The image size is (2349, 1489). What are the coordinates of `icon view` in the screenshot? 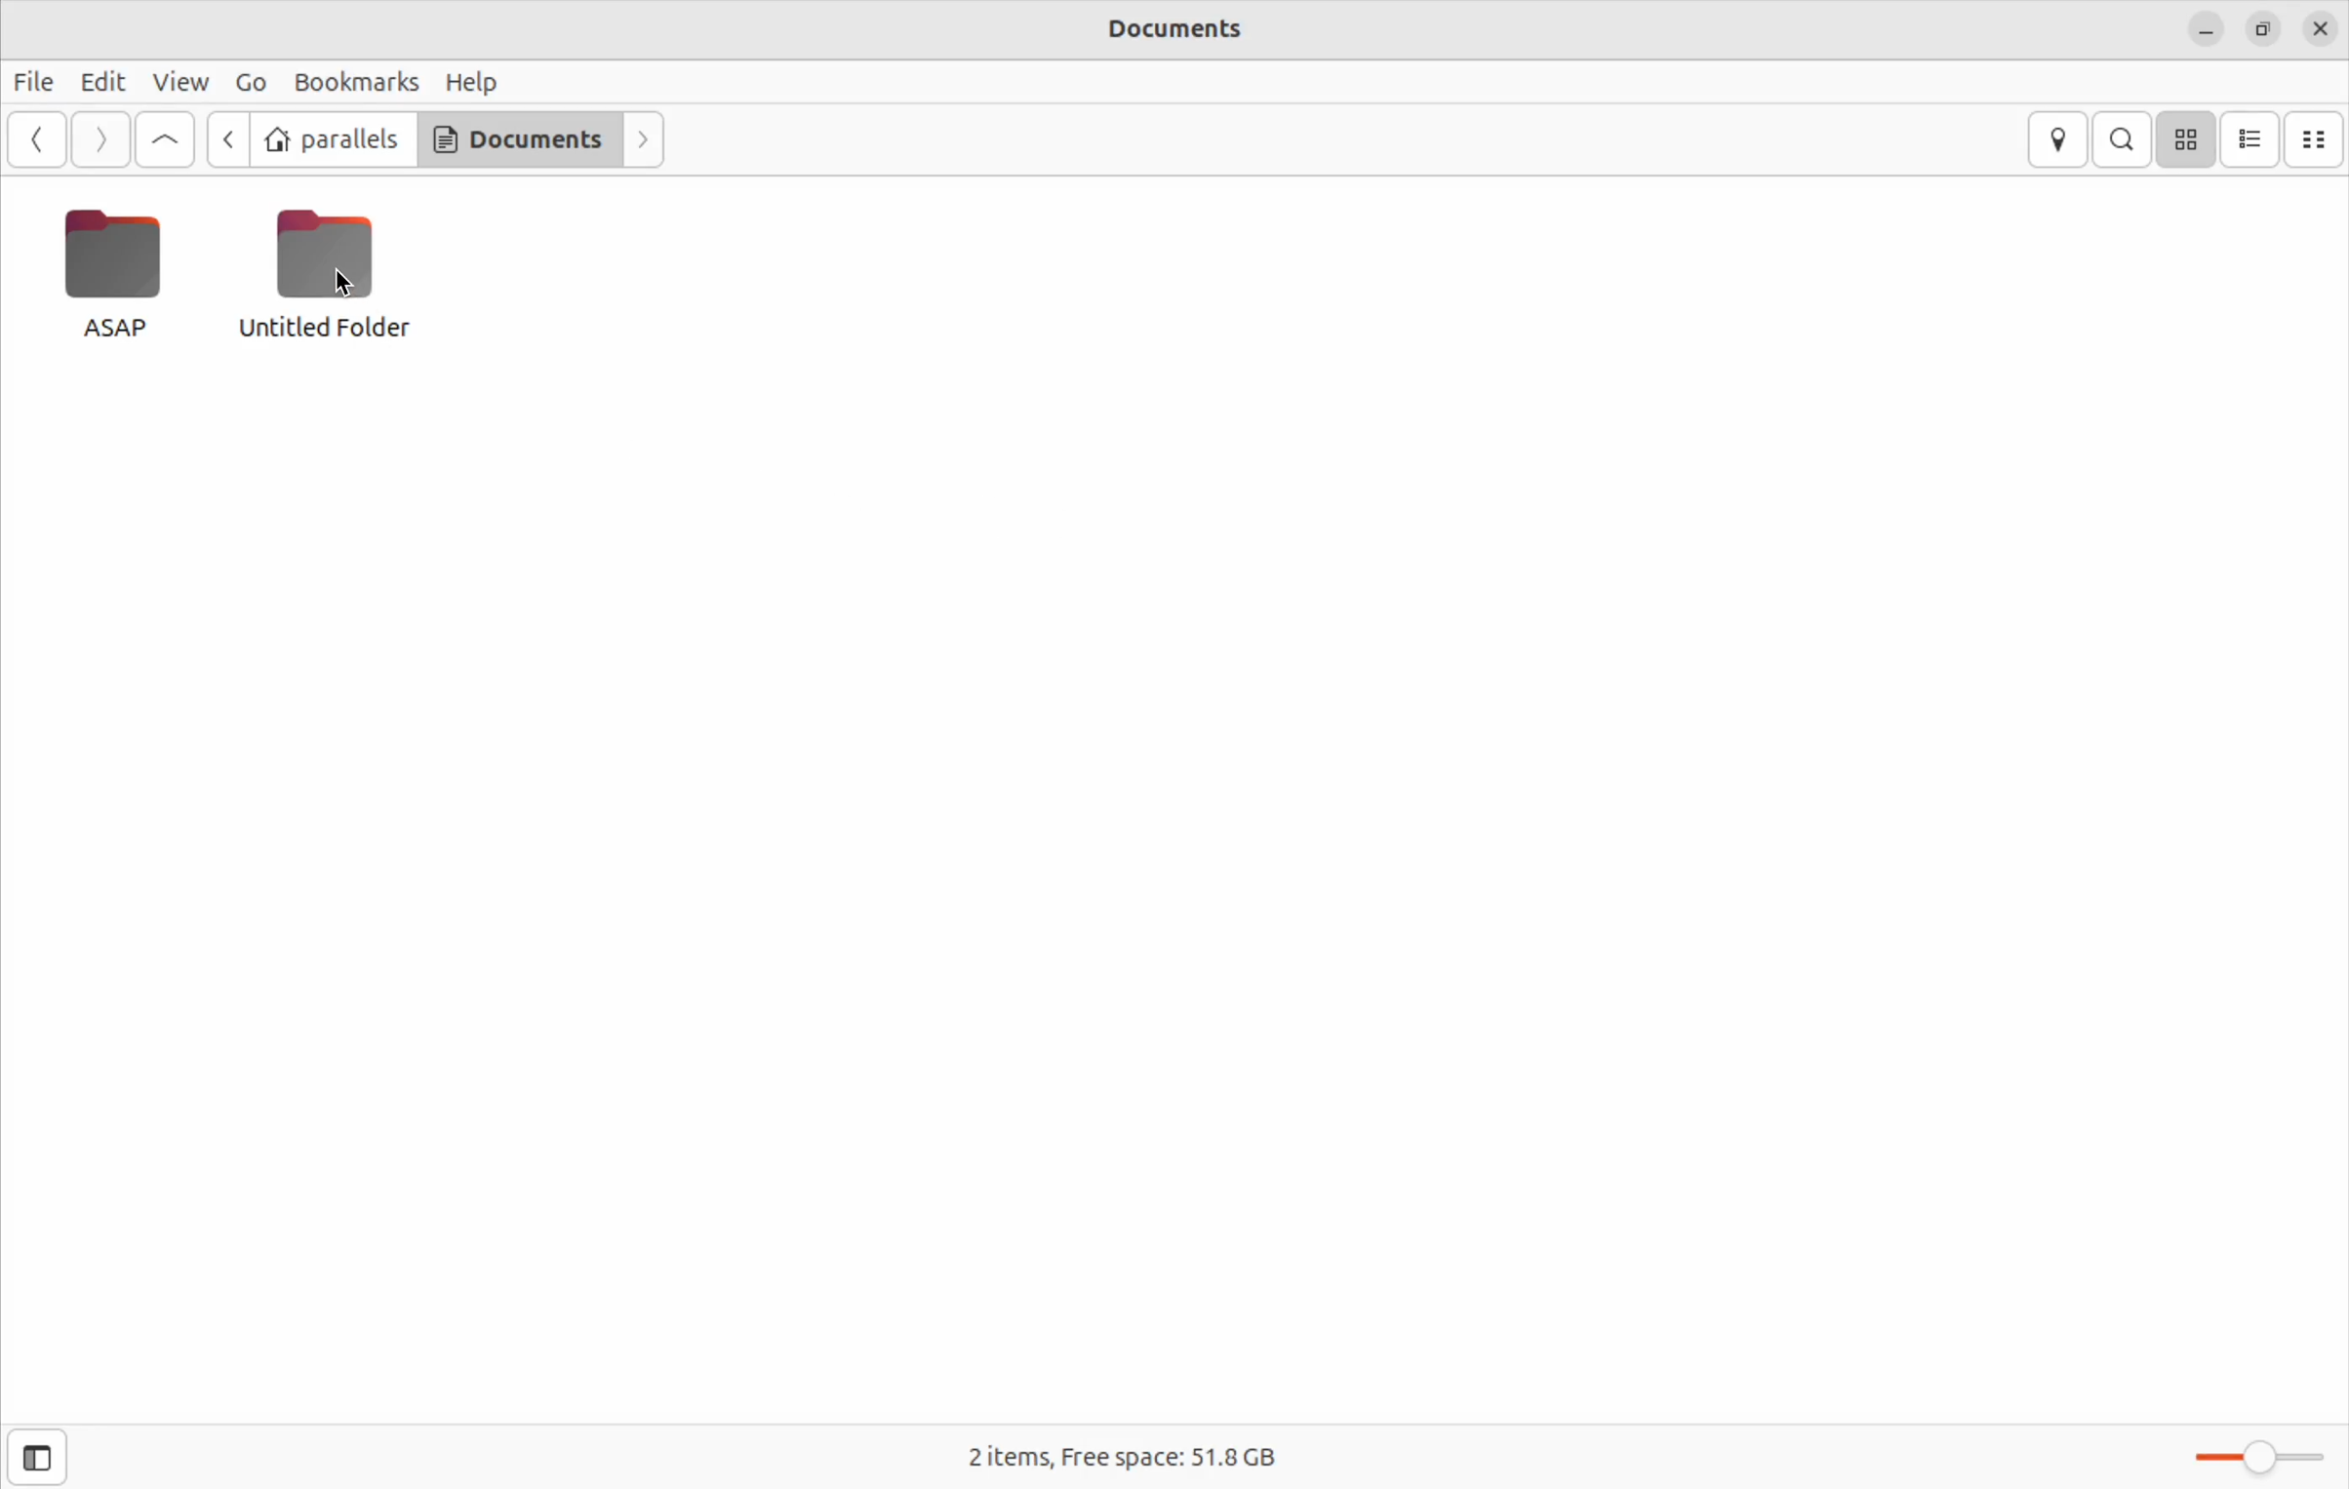 It's located at (2188, 138).